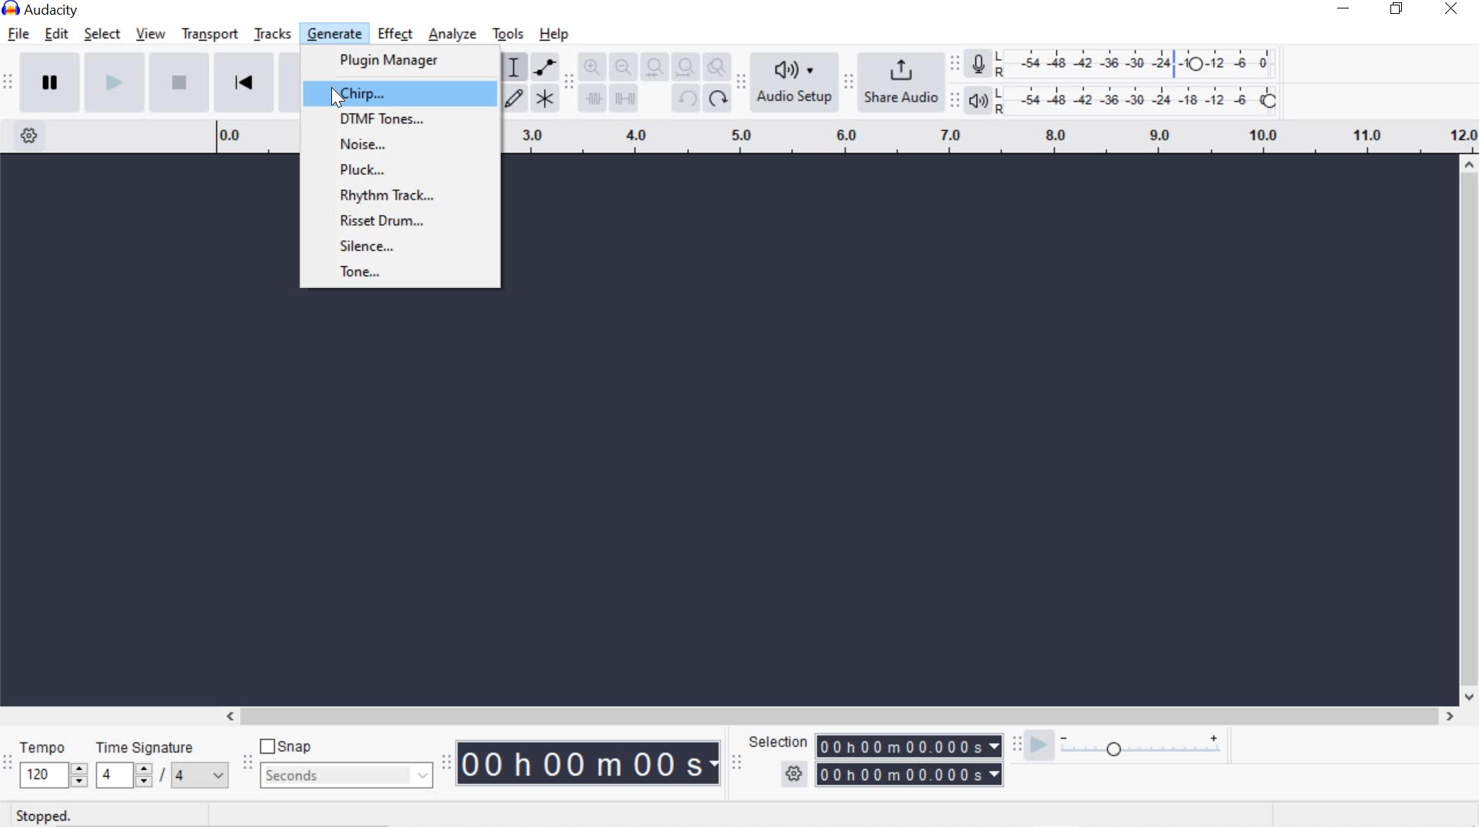  What do you see at coordinates (52, 762) in the screenshot?
I see `Tempo` at bounding box center [52, 762].